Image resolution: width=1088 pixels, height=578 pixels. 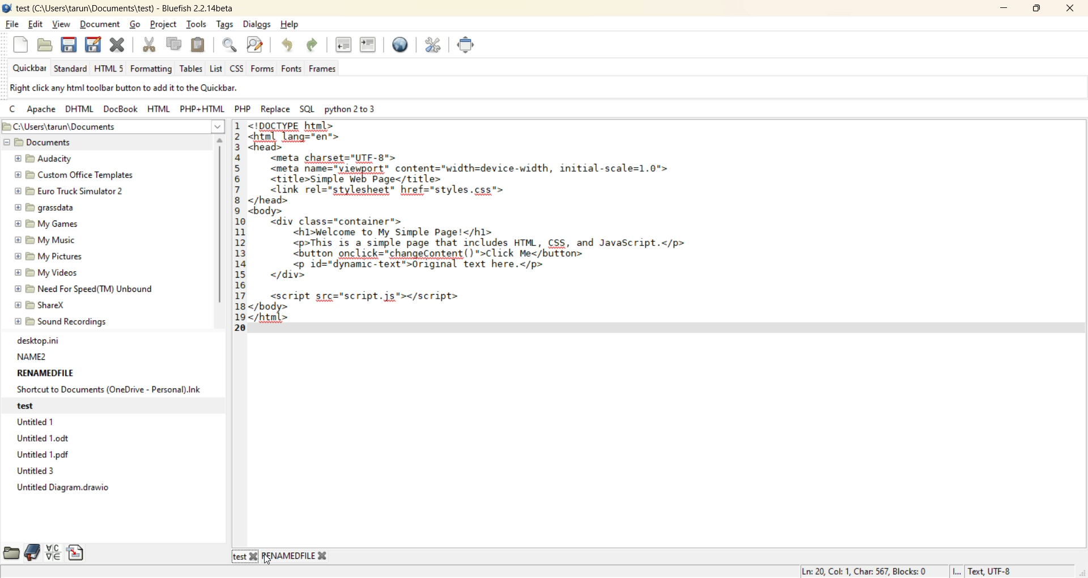 What do you see at coordinates (42, 156) in the screenshot?
I see `Audacity` at bounding box center [42, 156].